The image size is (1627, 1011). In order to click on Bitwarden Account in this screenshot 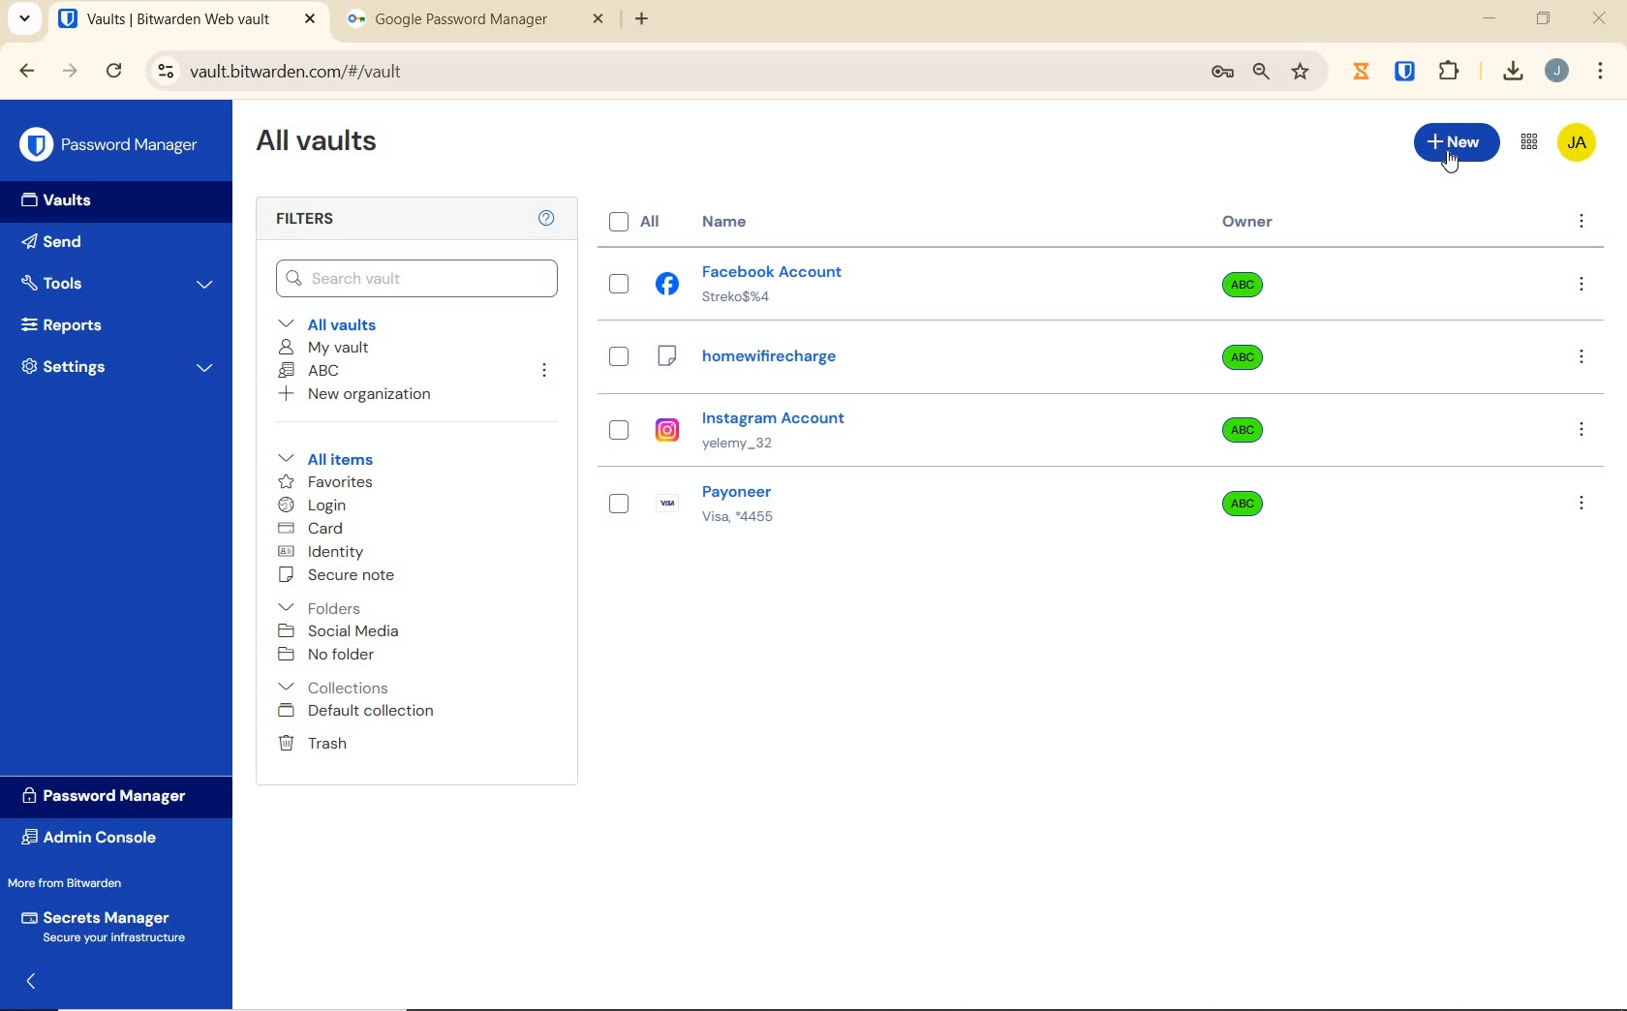, I will do `click(1577, 144)`.